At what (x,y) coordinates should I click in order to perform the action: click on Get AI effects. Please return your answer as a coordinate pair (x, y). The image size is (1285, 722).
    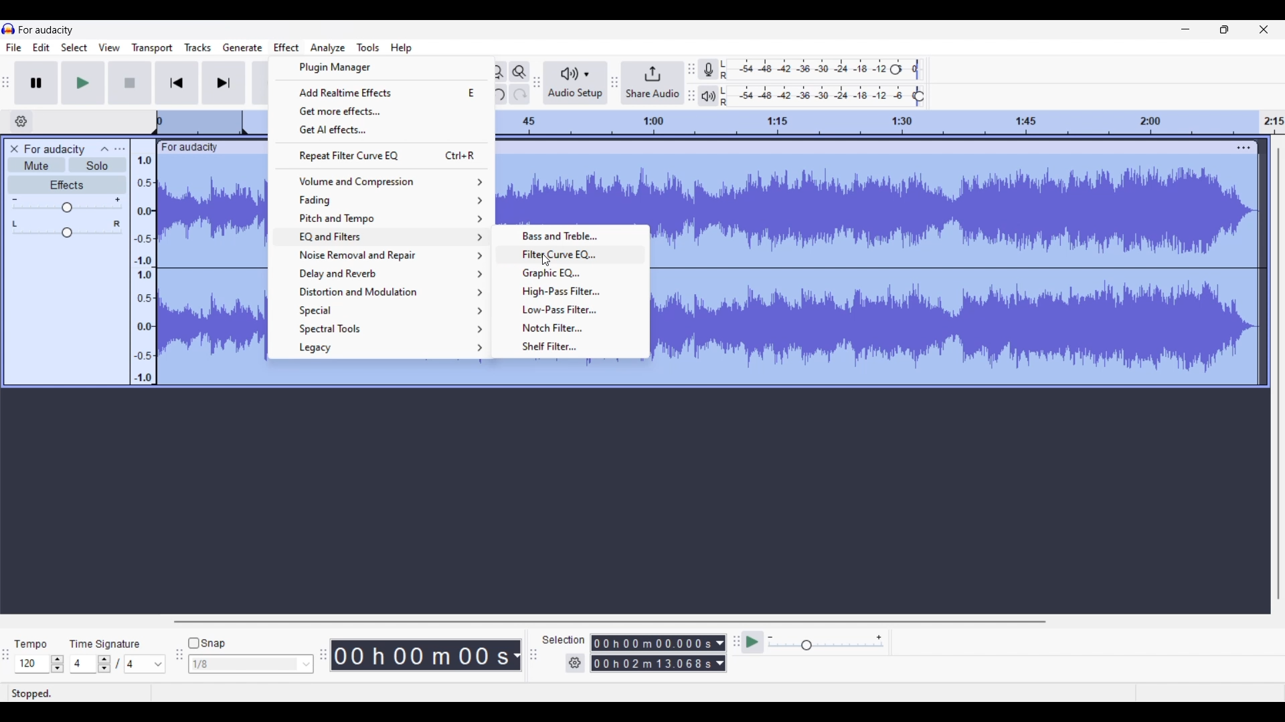
    Looking at the image, I should click on (381, 130).